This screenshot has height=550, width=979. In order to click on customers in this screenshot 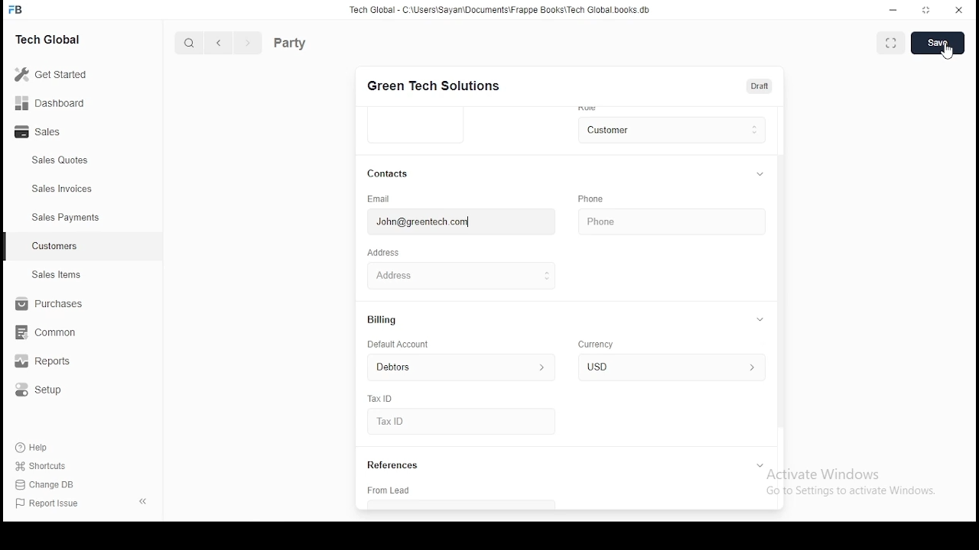, I will do `click(55, 247)`.